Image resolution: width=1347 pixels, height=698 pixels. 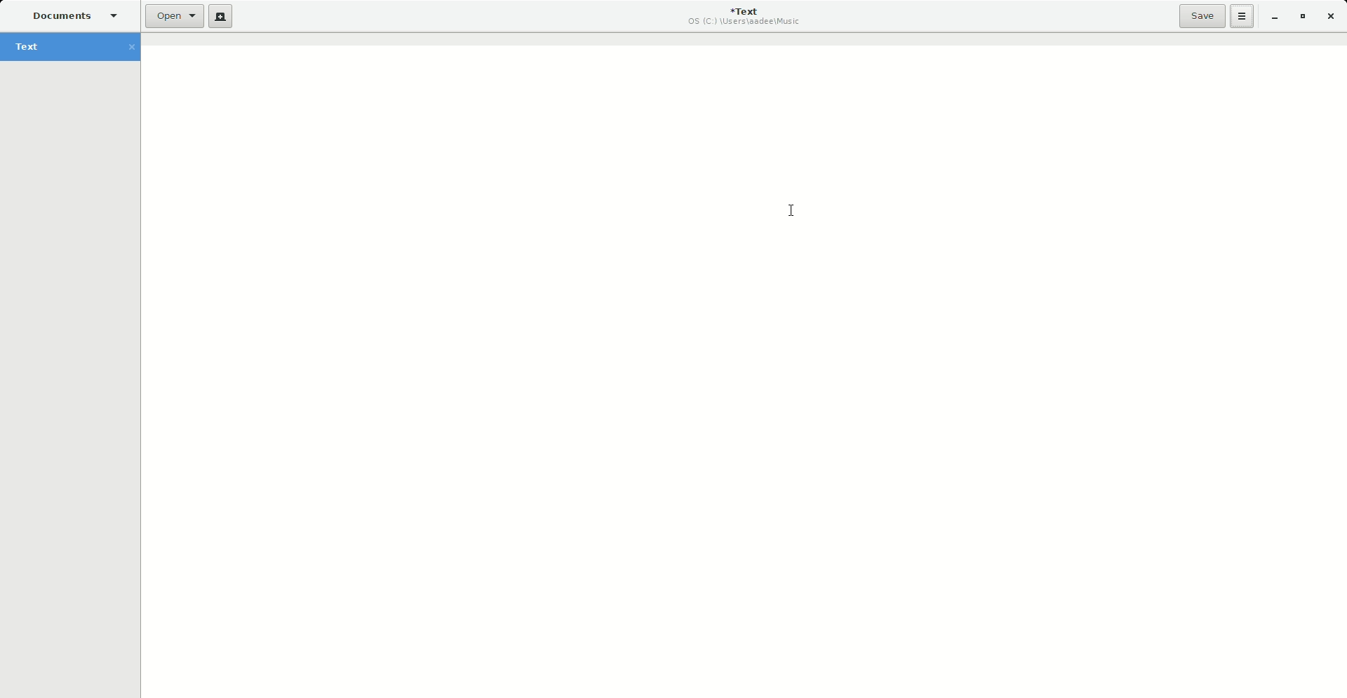 What do you see at coordinates (746, 16) in the screenshot?
I see `Text` at bounding box center [746, 16].